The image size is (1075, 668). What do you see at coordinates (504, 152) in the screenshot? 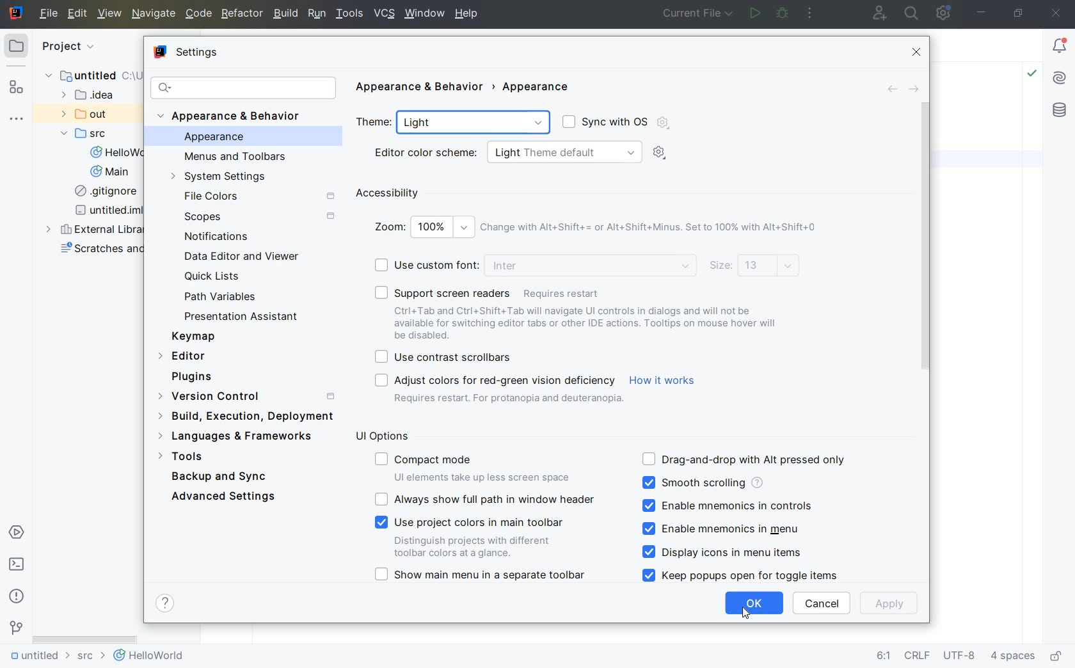
I see `Editor color scheme: Light` at bounding box center [504, 152].